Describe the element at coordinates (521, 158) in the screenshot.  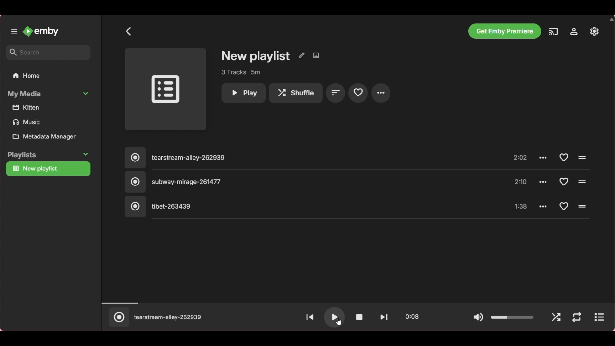
I see `Music length of song` at that location.